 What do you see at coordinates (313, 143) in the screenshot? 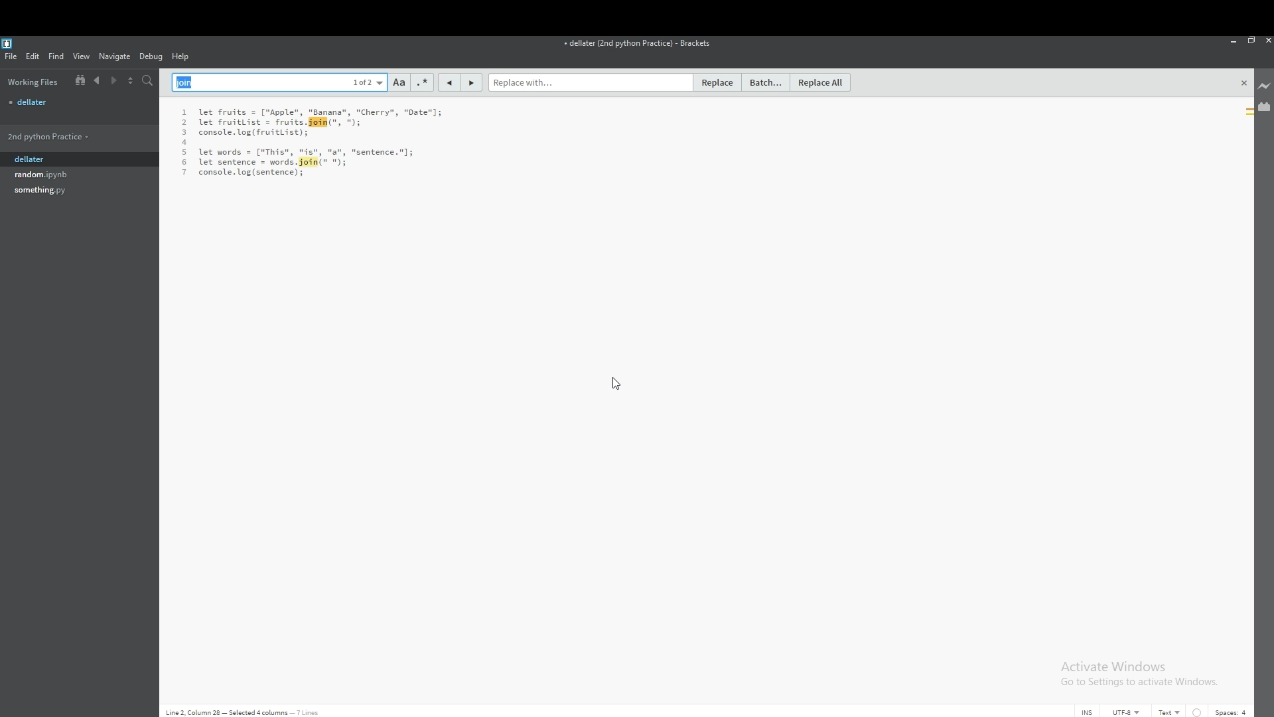
I see `text` at bounding box center [313, 143].